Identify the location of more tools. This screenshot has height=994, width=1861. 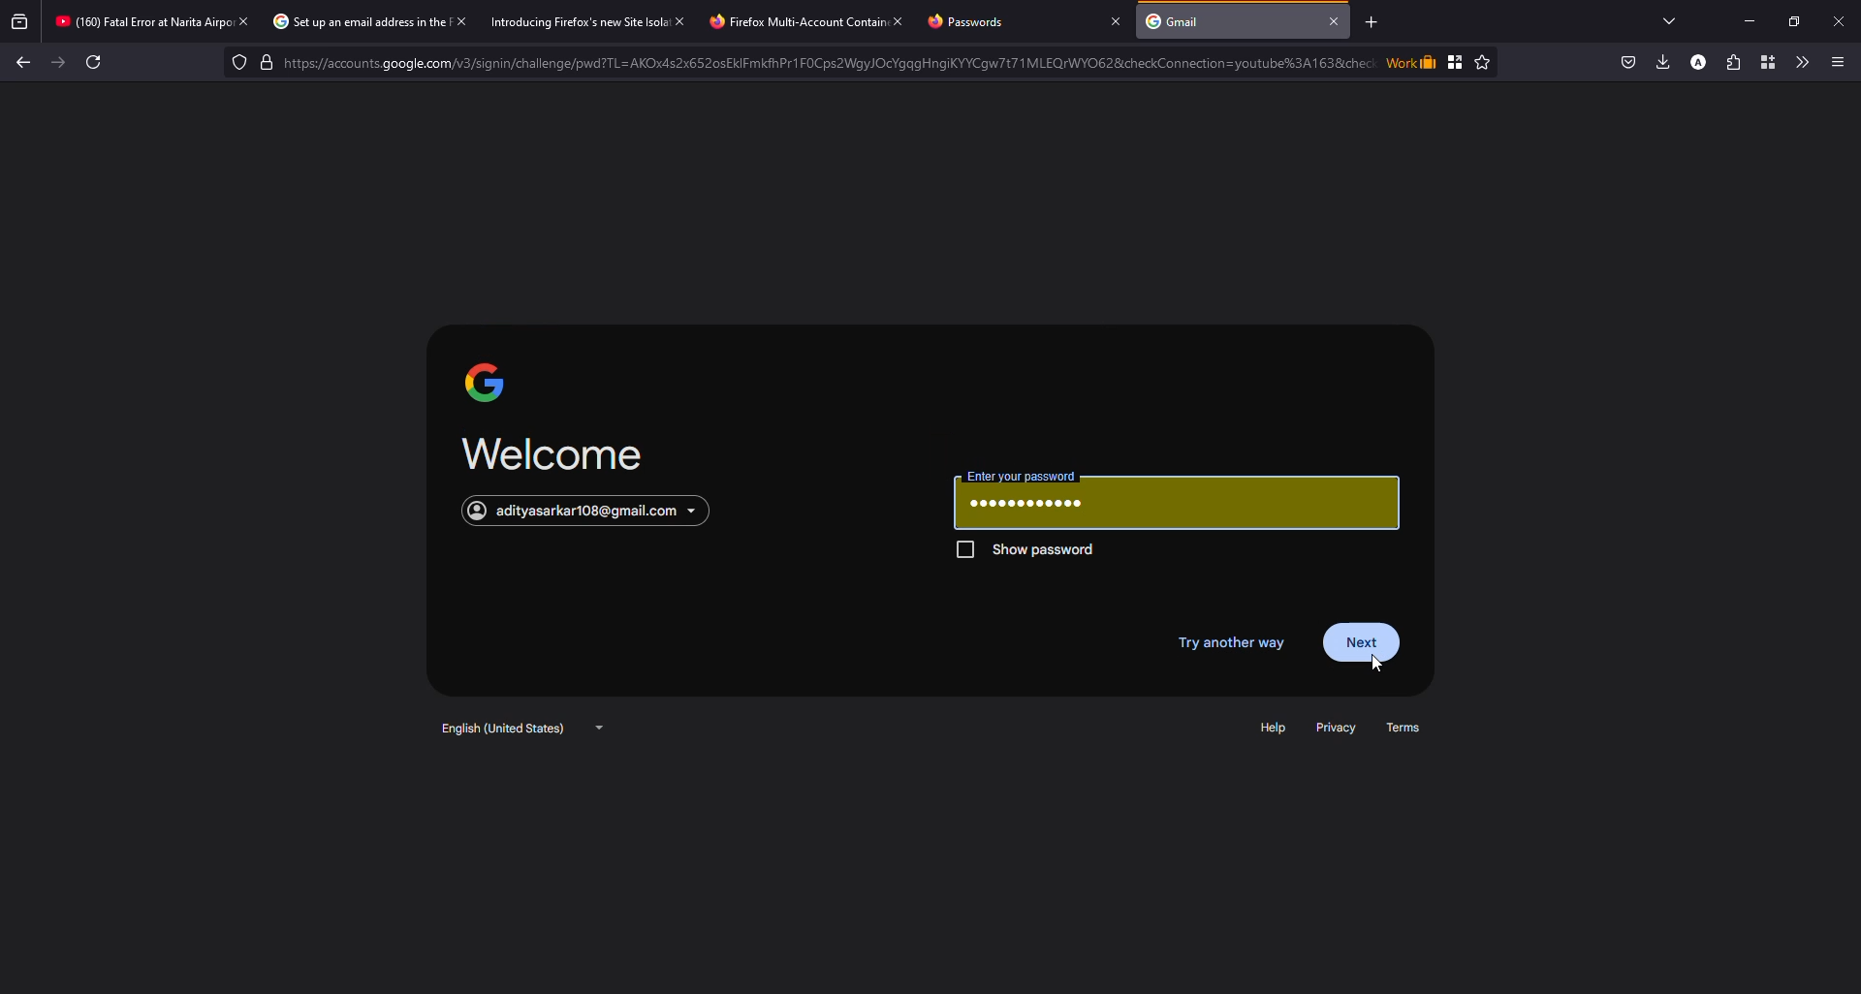
(1800, 60).